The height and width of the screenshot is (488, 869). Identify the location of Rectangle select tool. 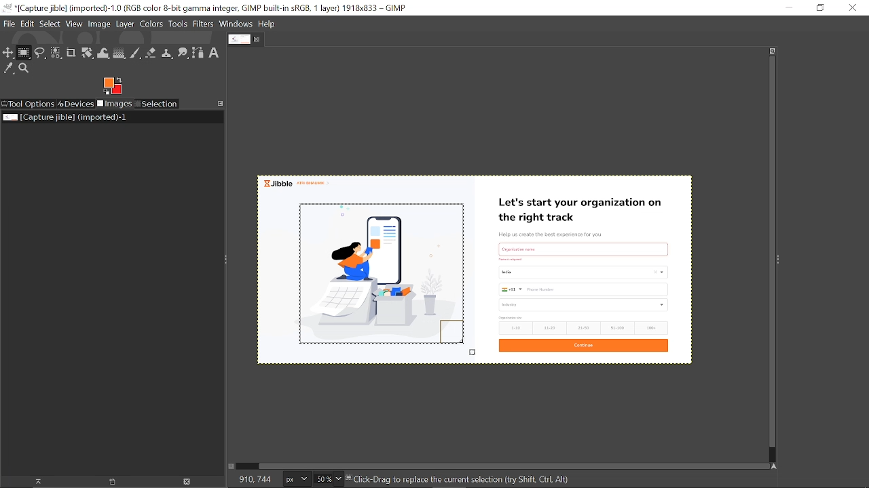
(24, 54).